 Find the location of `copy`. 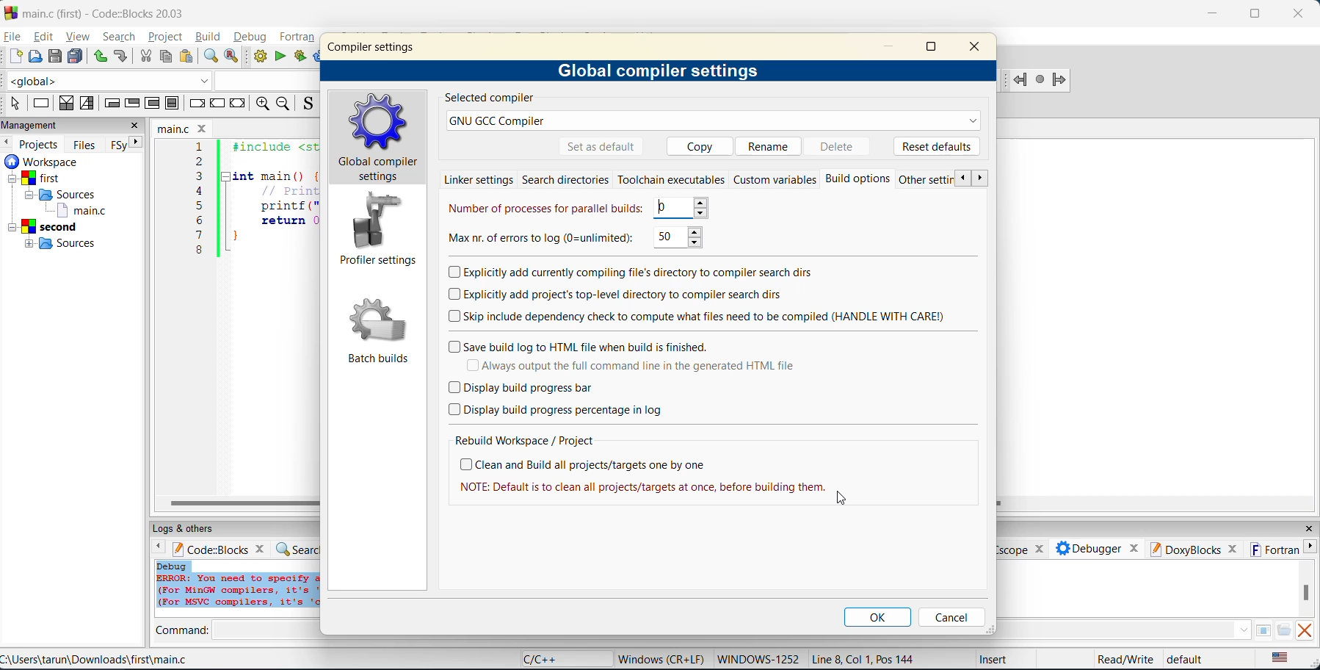

copy is located at coordinates (695, 145).